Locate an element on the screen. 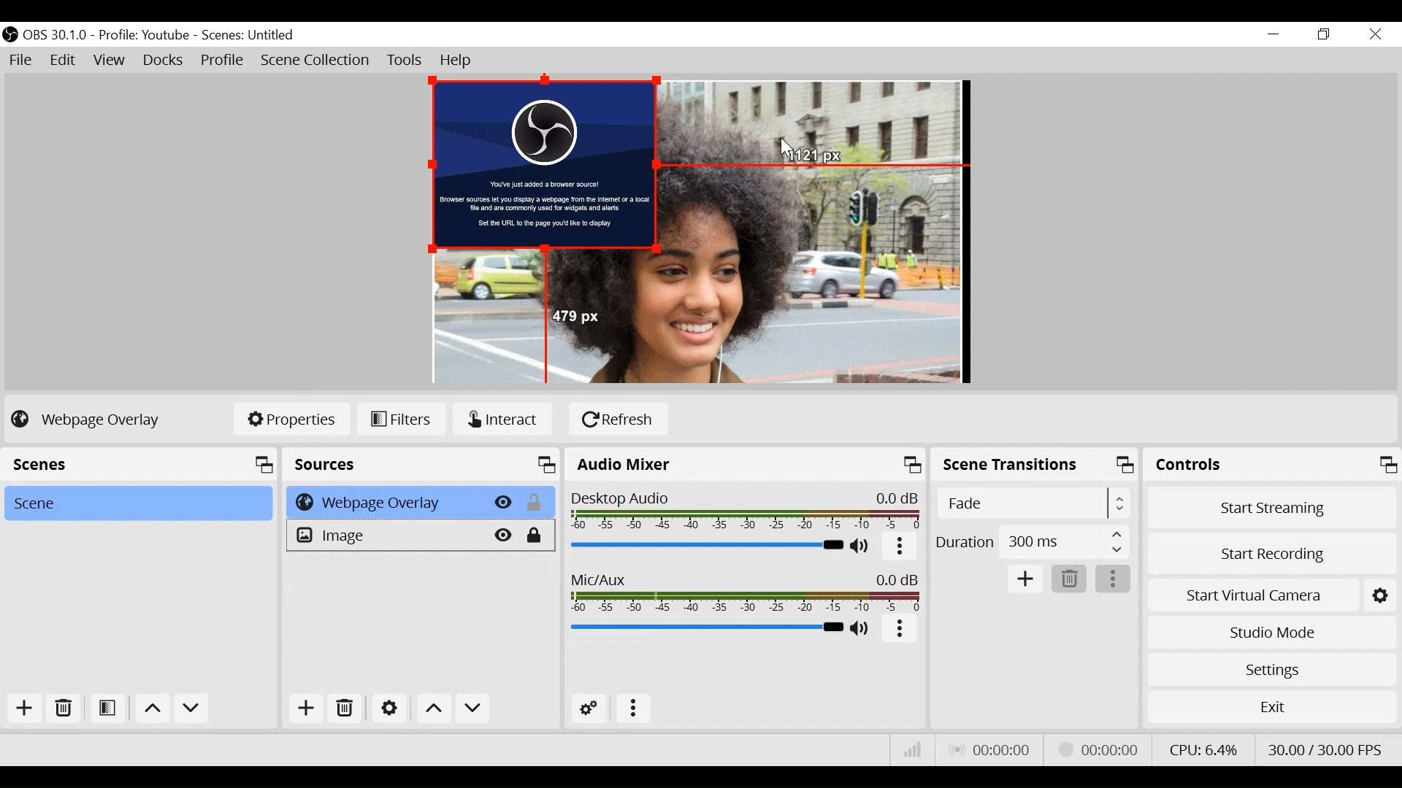 Image resolution: width=1402 pixels, height=788 pixels. Cursor is located at coordinates (786, 150).